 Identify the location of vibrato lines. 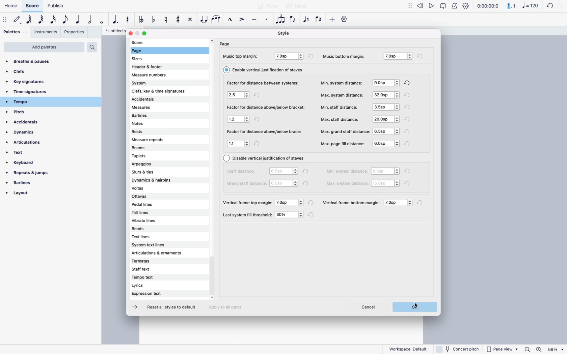
(154, 220).